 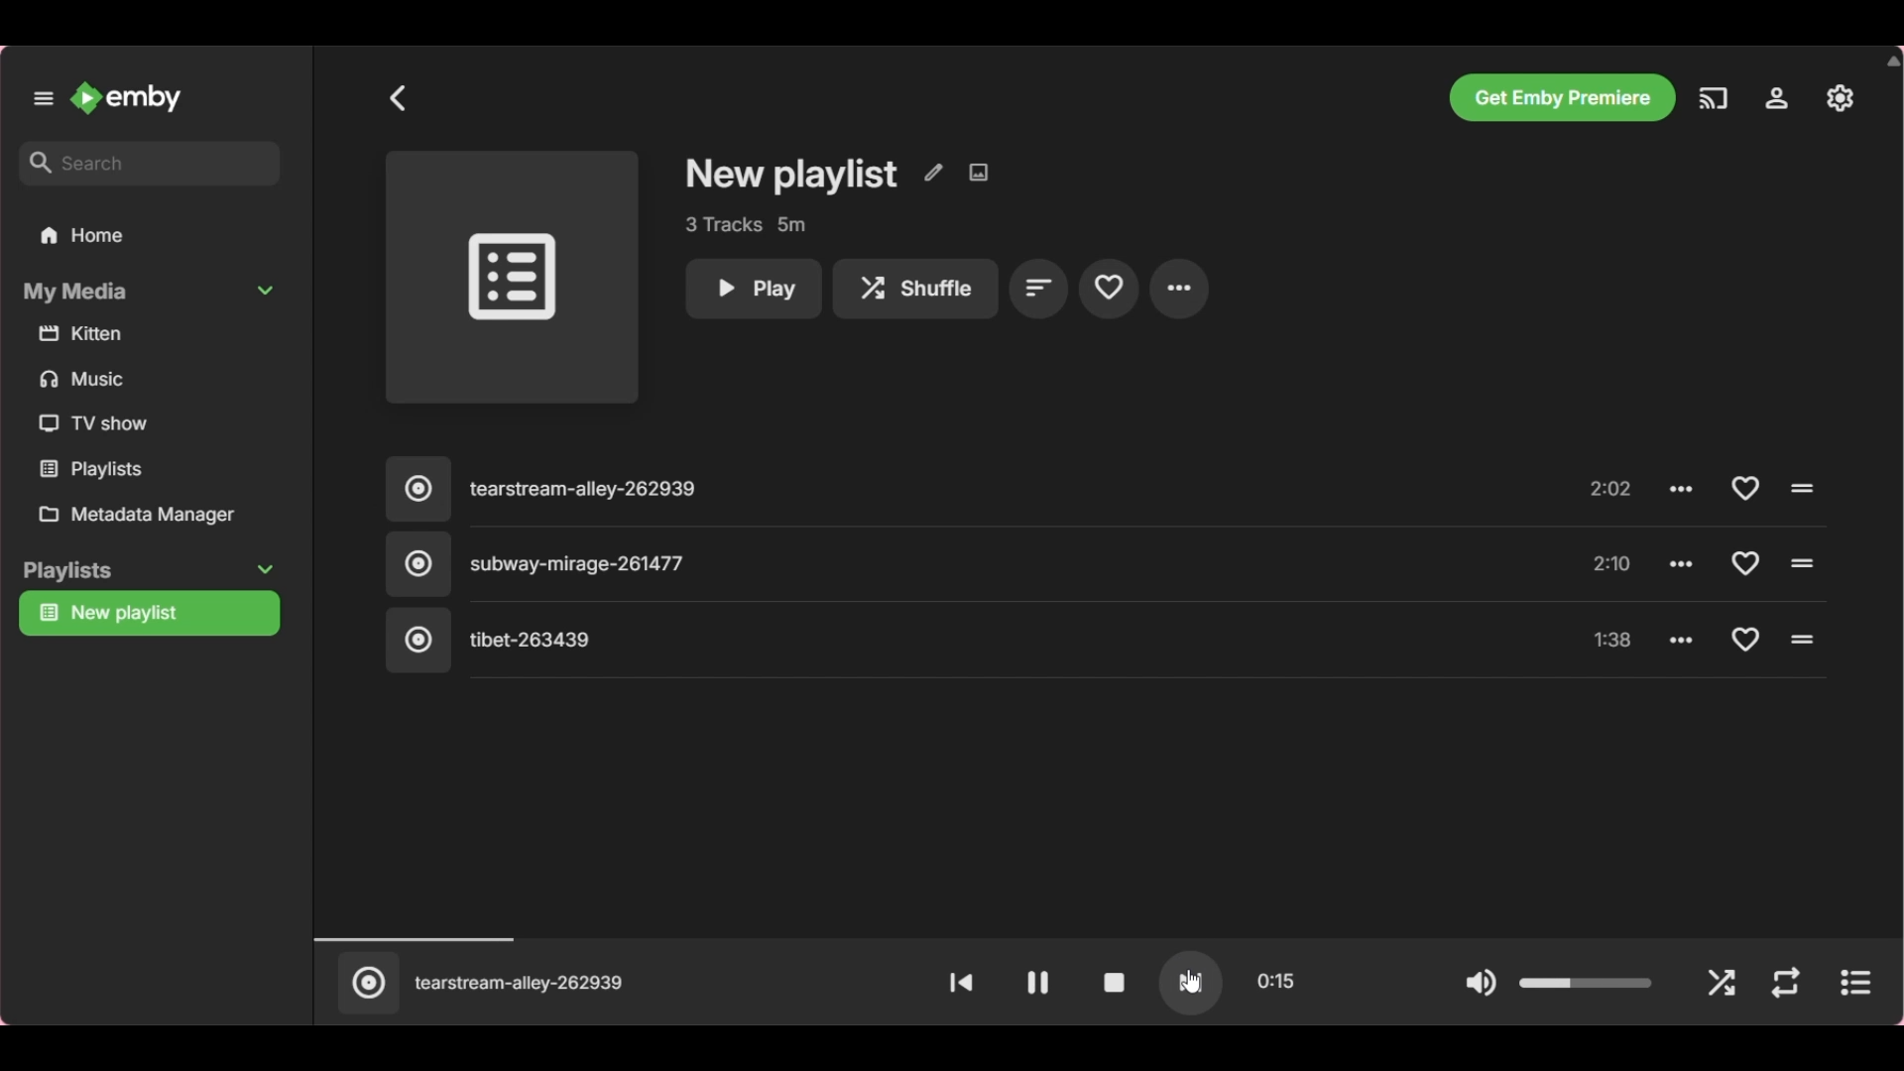 I want to click on music, so click(x=86, y=381).